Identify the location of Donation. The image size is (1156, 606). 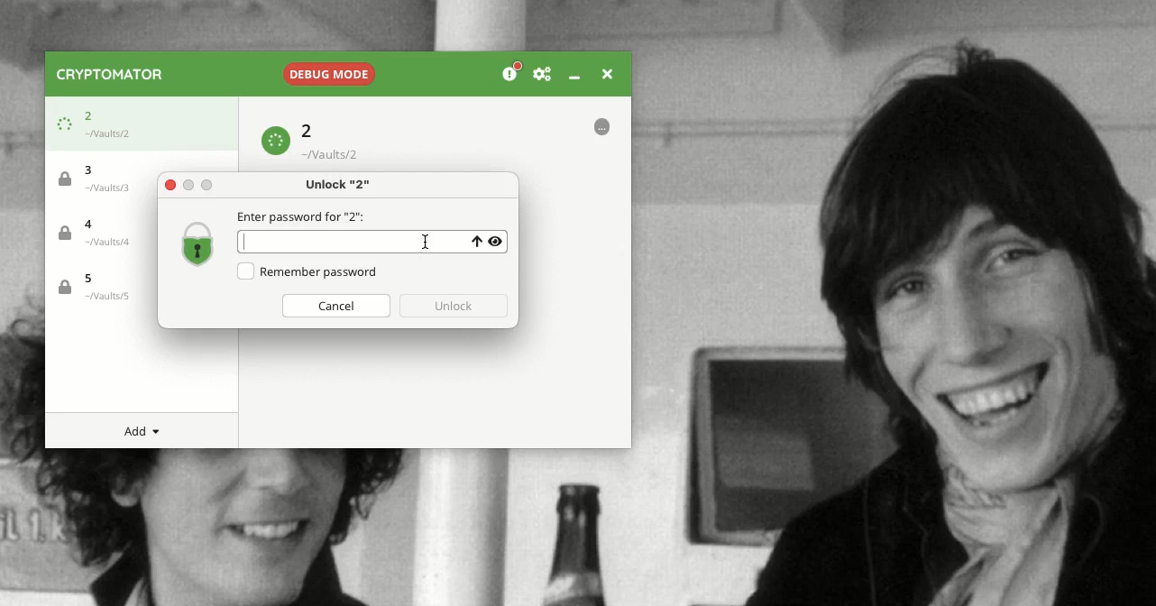
(512, 73).